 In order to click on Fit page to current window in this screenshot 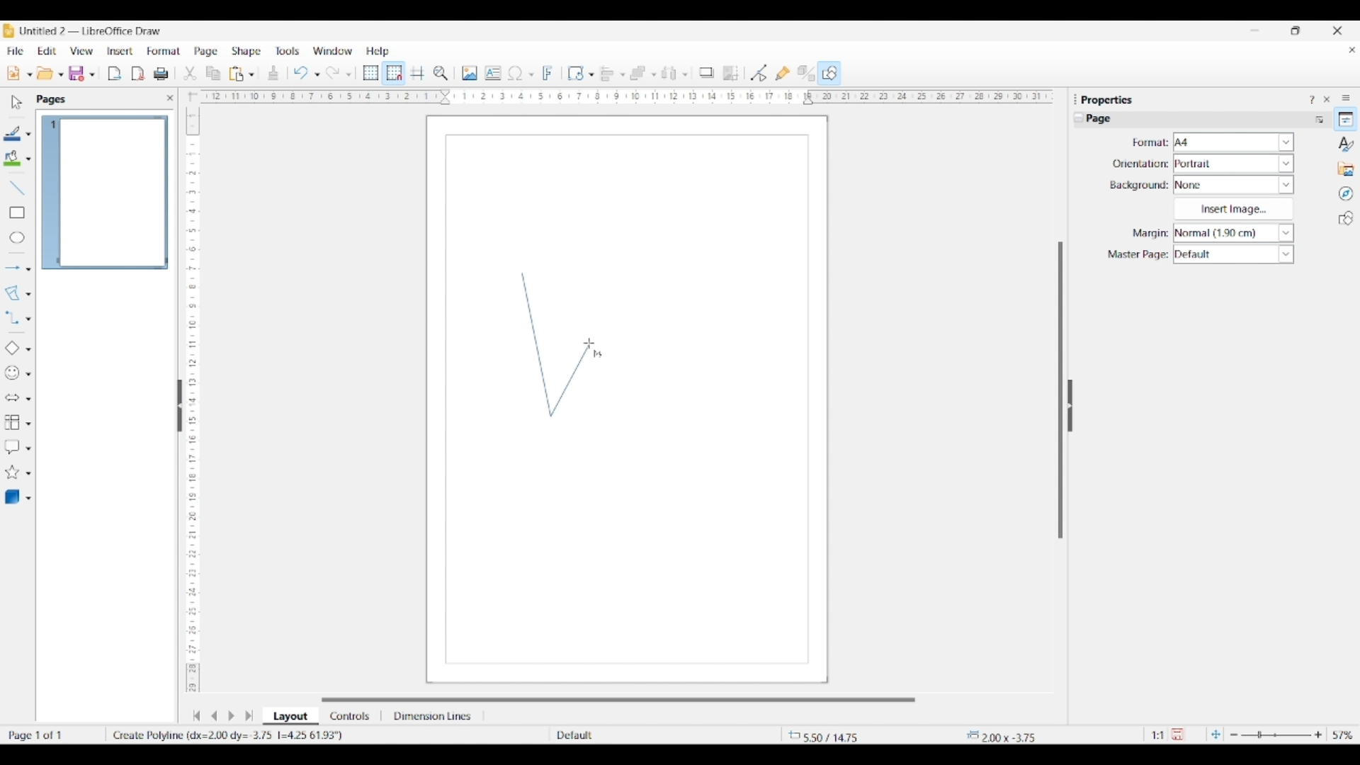, I will do `click(1215, 734)`.